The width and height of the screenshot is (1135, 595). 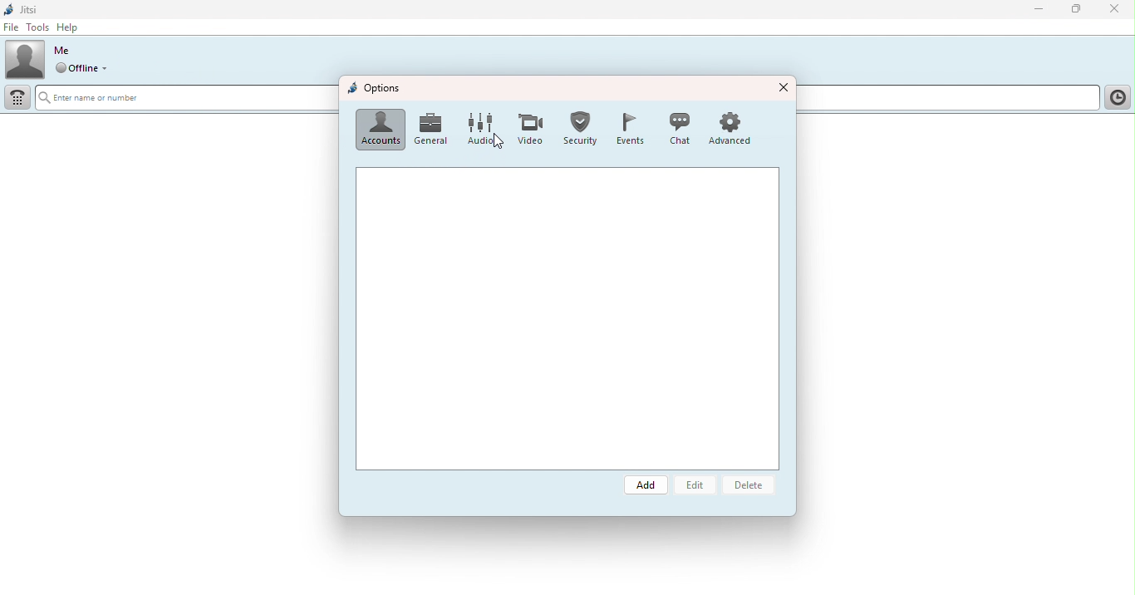 I want to click on General, so click(x=432, y=130).